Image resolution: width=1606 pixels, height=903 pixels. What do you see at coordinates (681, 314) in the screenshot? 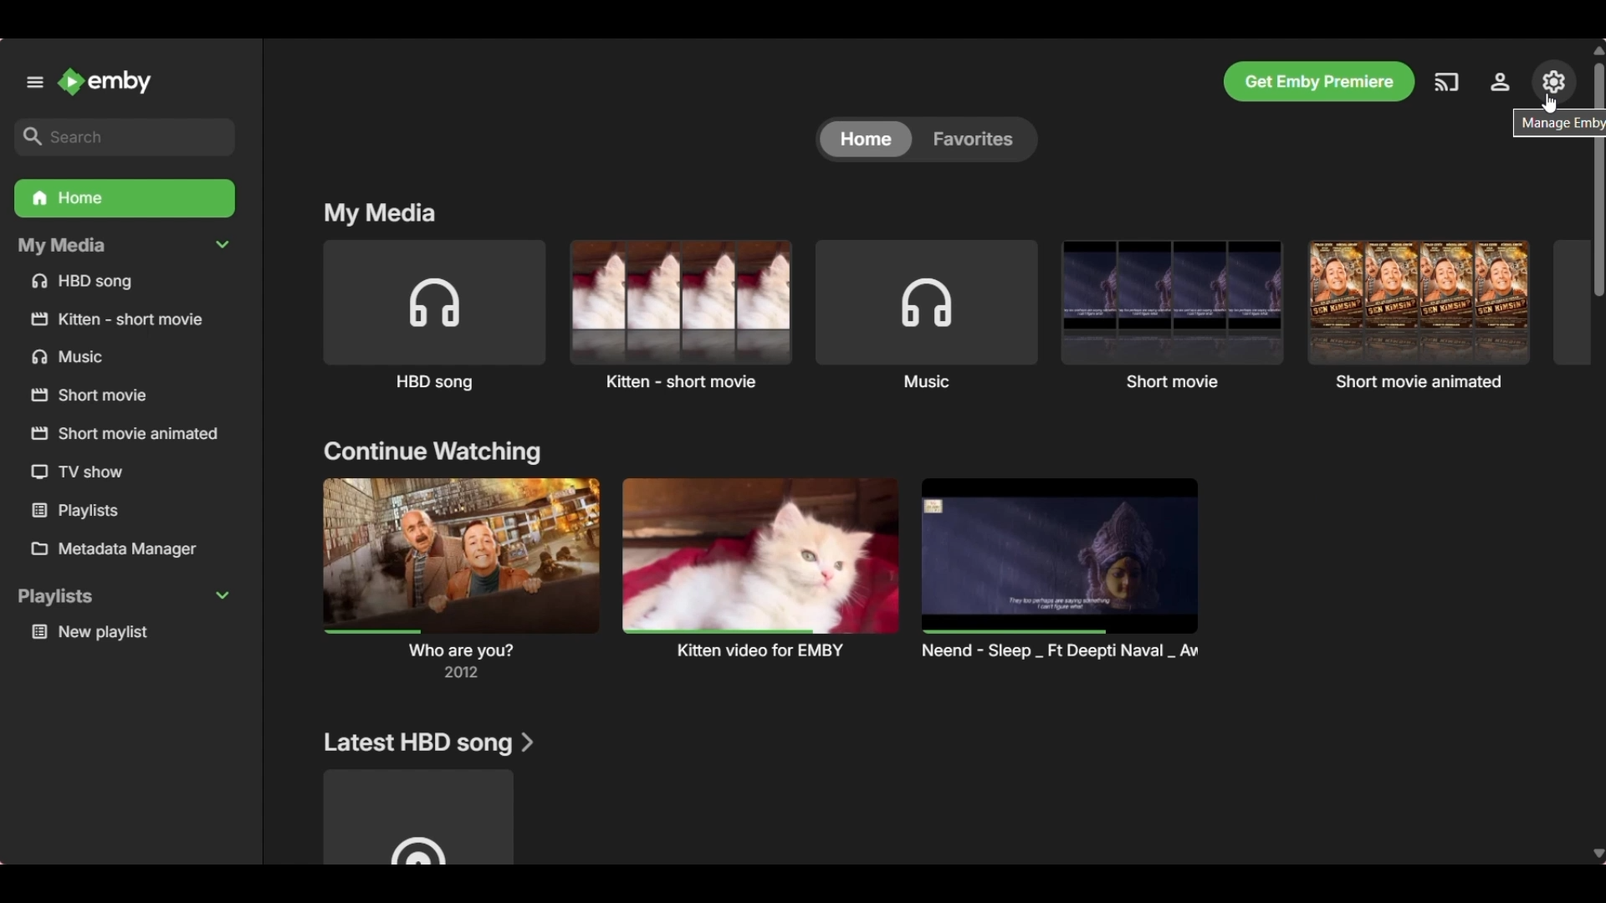
I see `Kitten short movie` at bounding box center [681, 314].